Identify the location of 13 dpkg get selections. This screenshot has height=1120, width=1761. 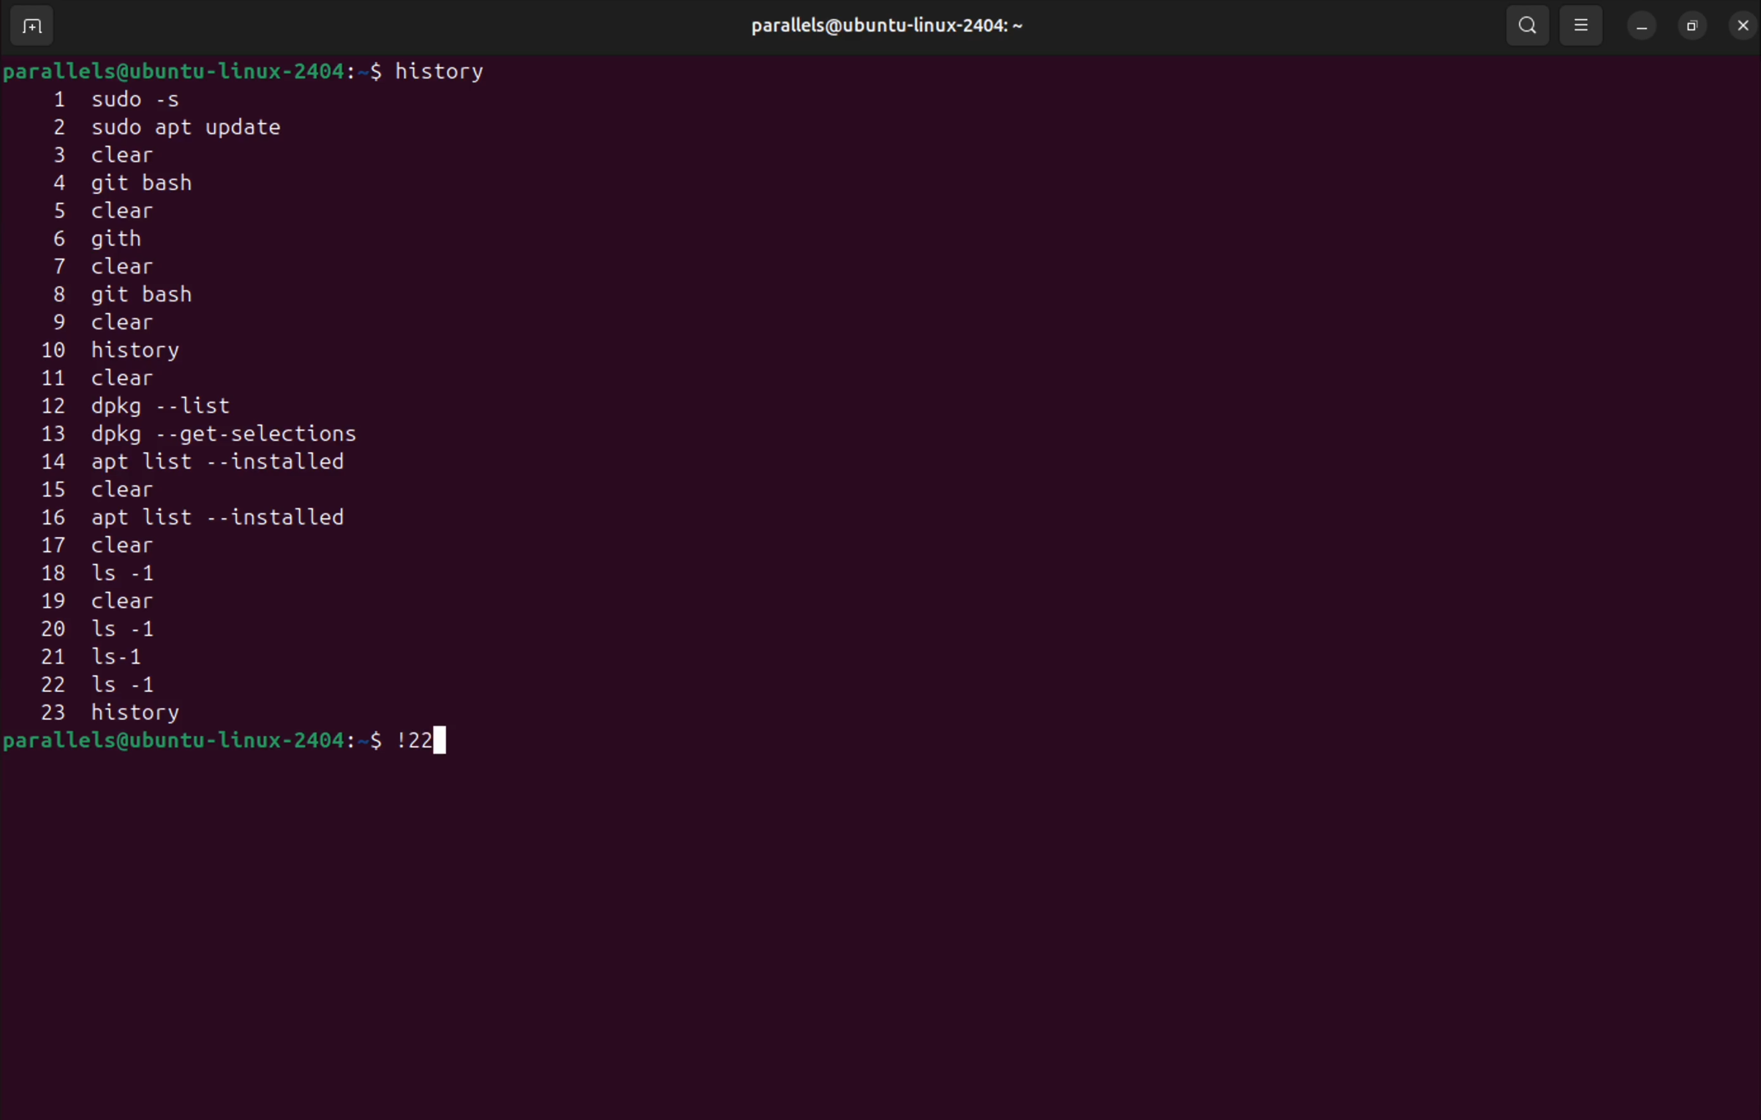
(230, 437).